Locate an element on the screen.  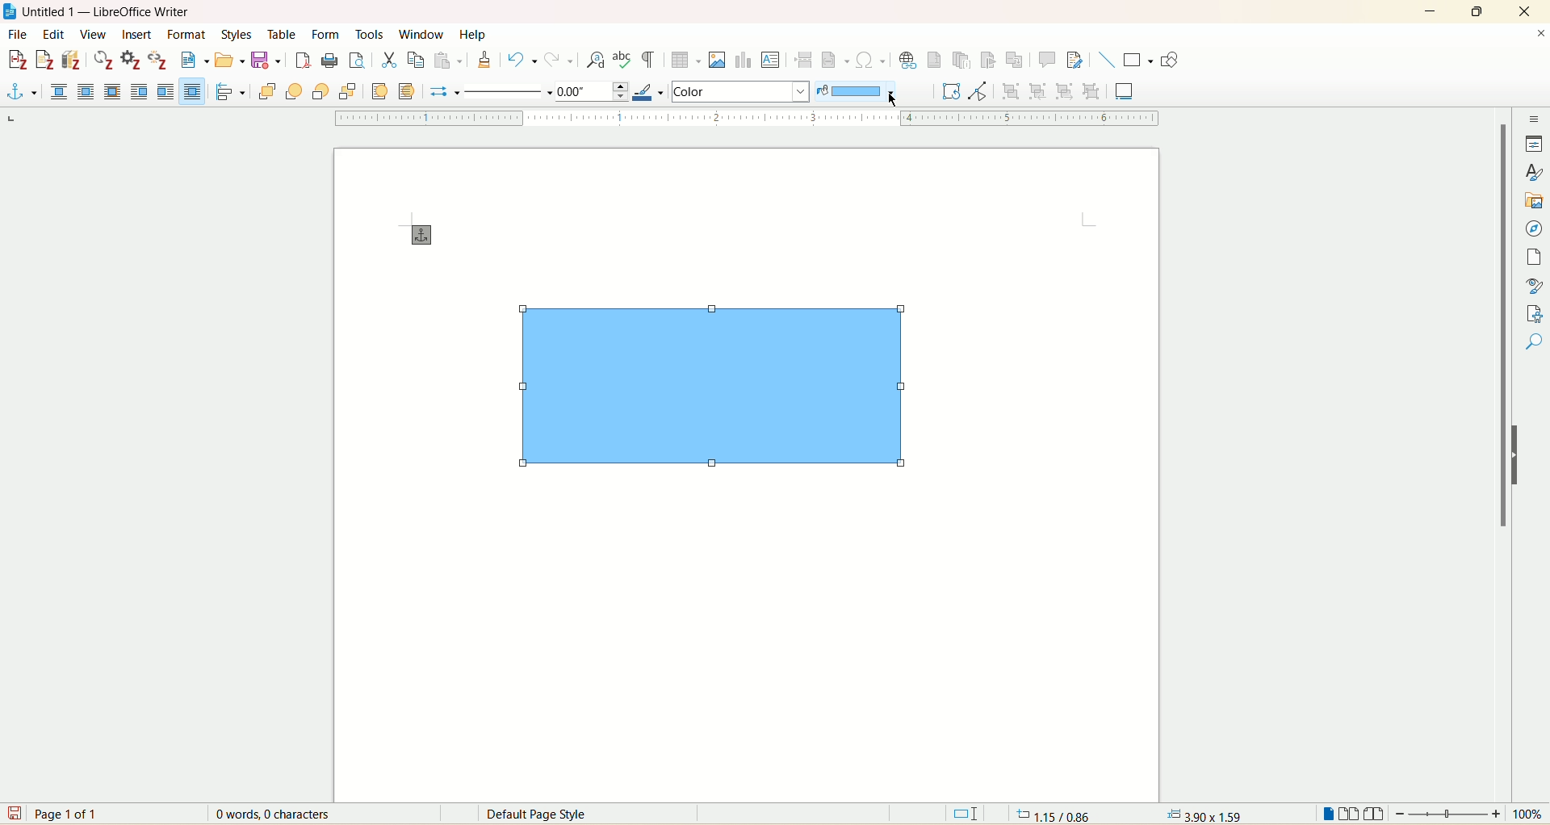
formatting is located at coordinates (484, 60).